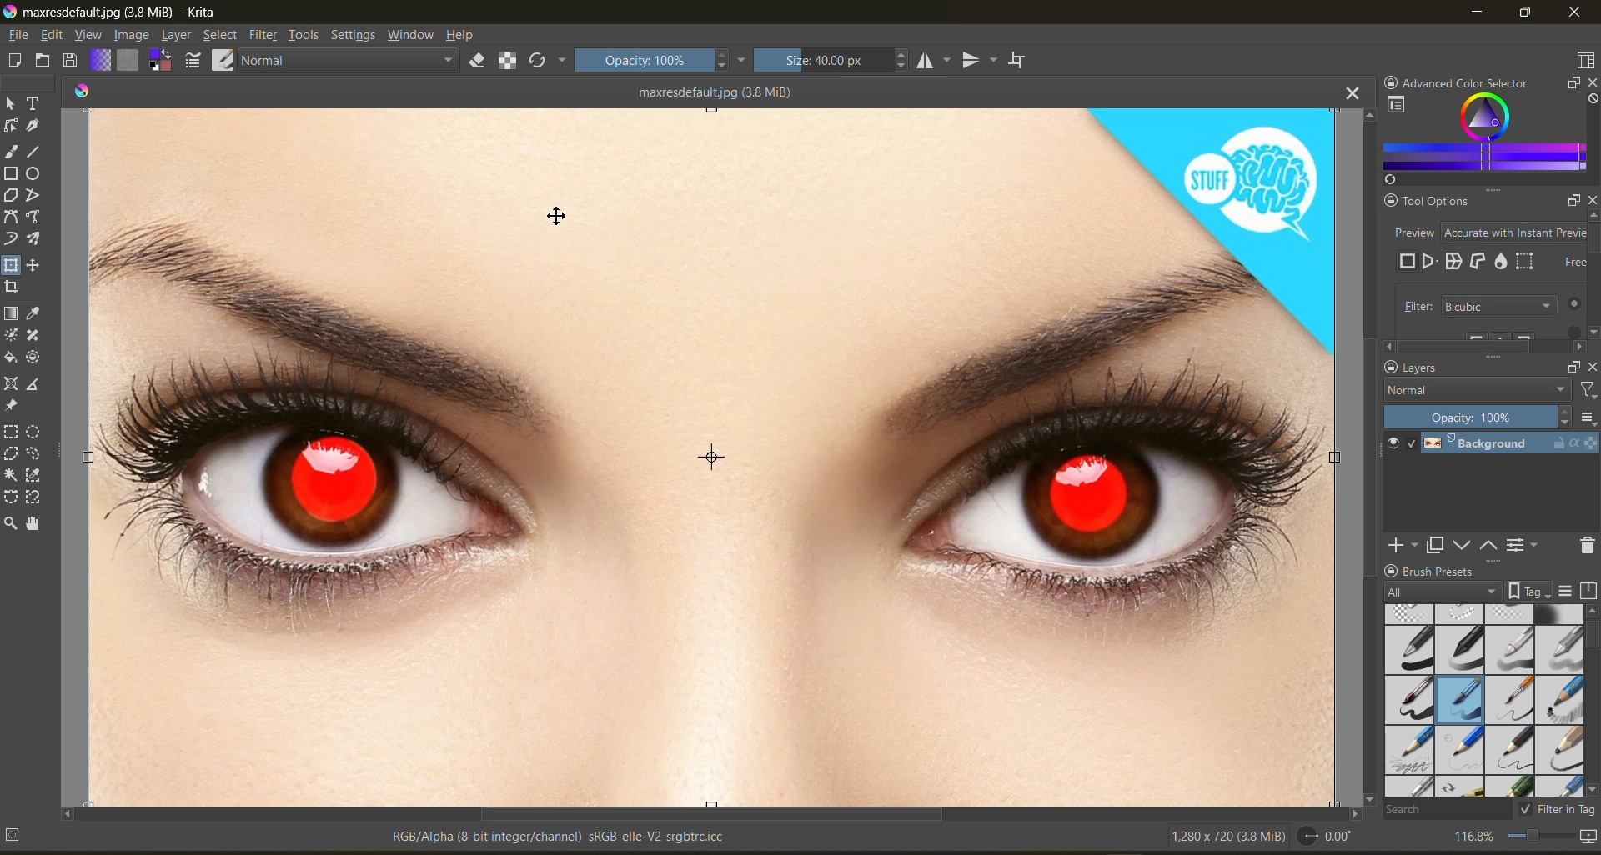 This screenshot has height=855, width=1601. I want to click on tool, so click(35, 102).